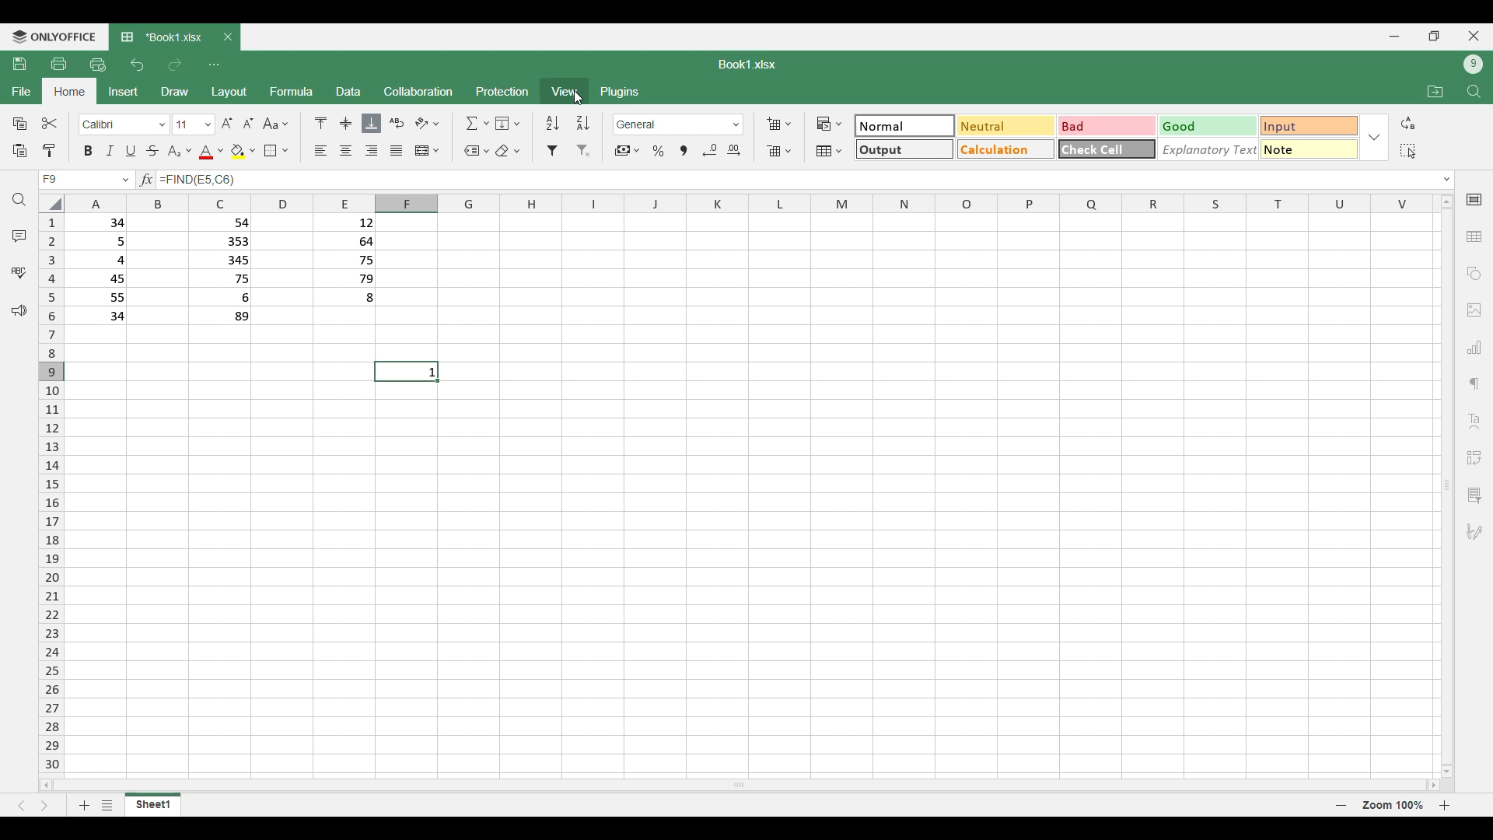  Describe the element at coordinates (1208, 149) in the screenshot. I see `Explanatory test cell` at that location.